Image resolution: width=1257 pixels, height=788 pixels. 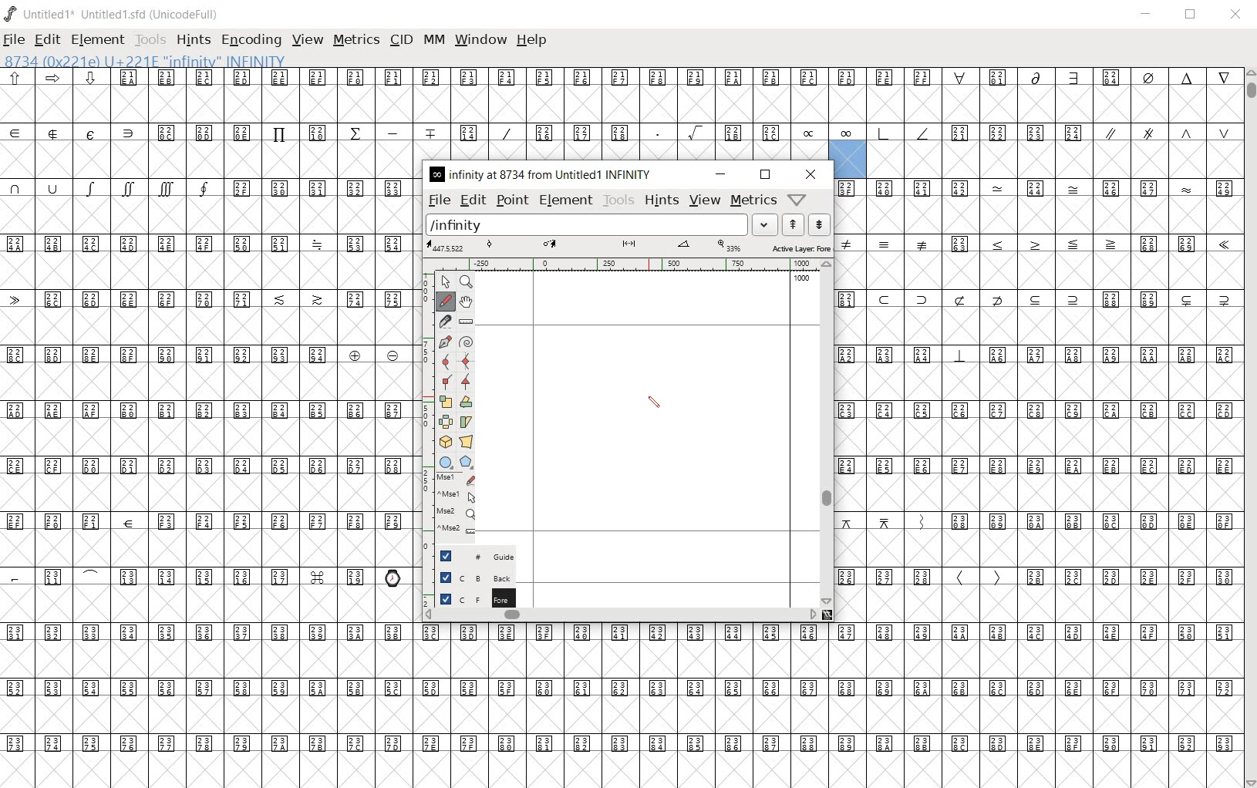 I want to click on view, so click(x=309, y=39).